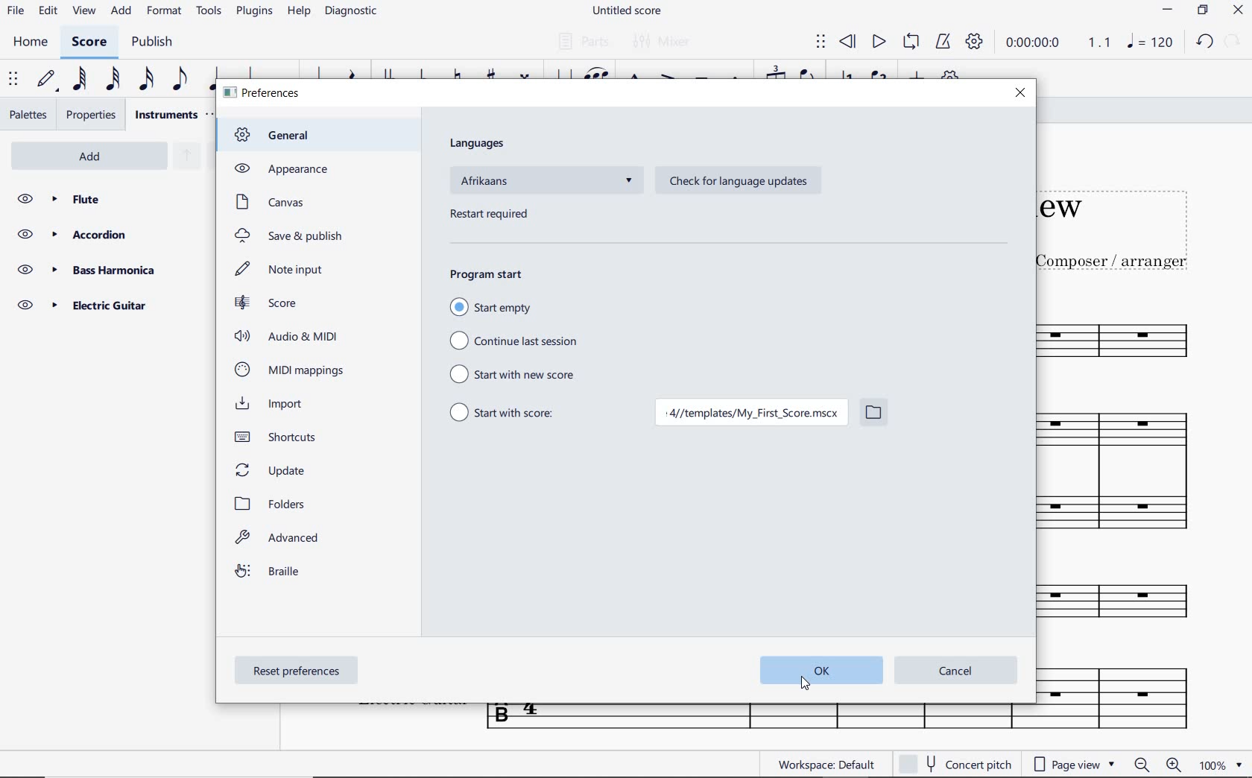  I want to click on loop playback, so click(913, 42).